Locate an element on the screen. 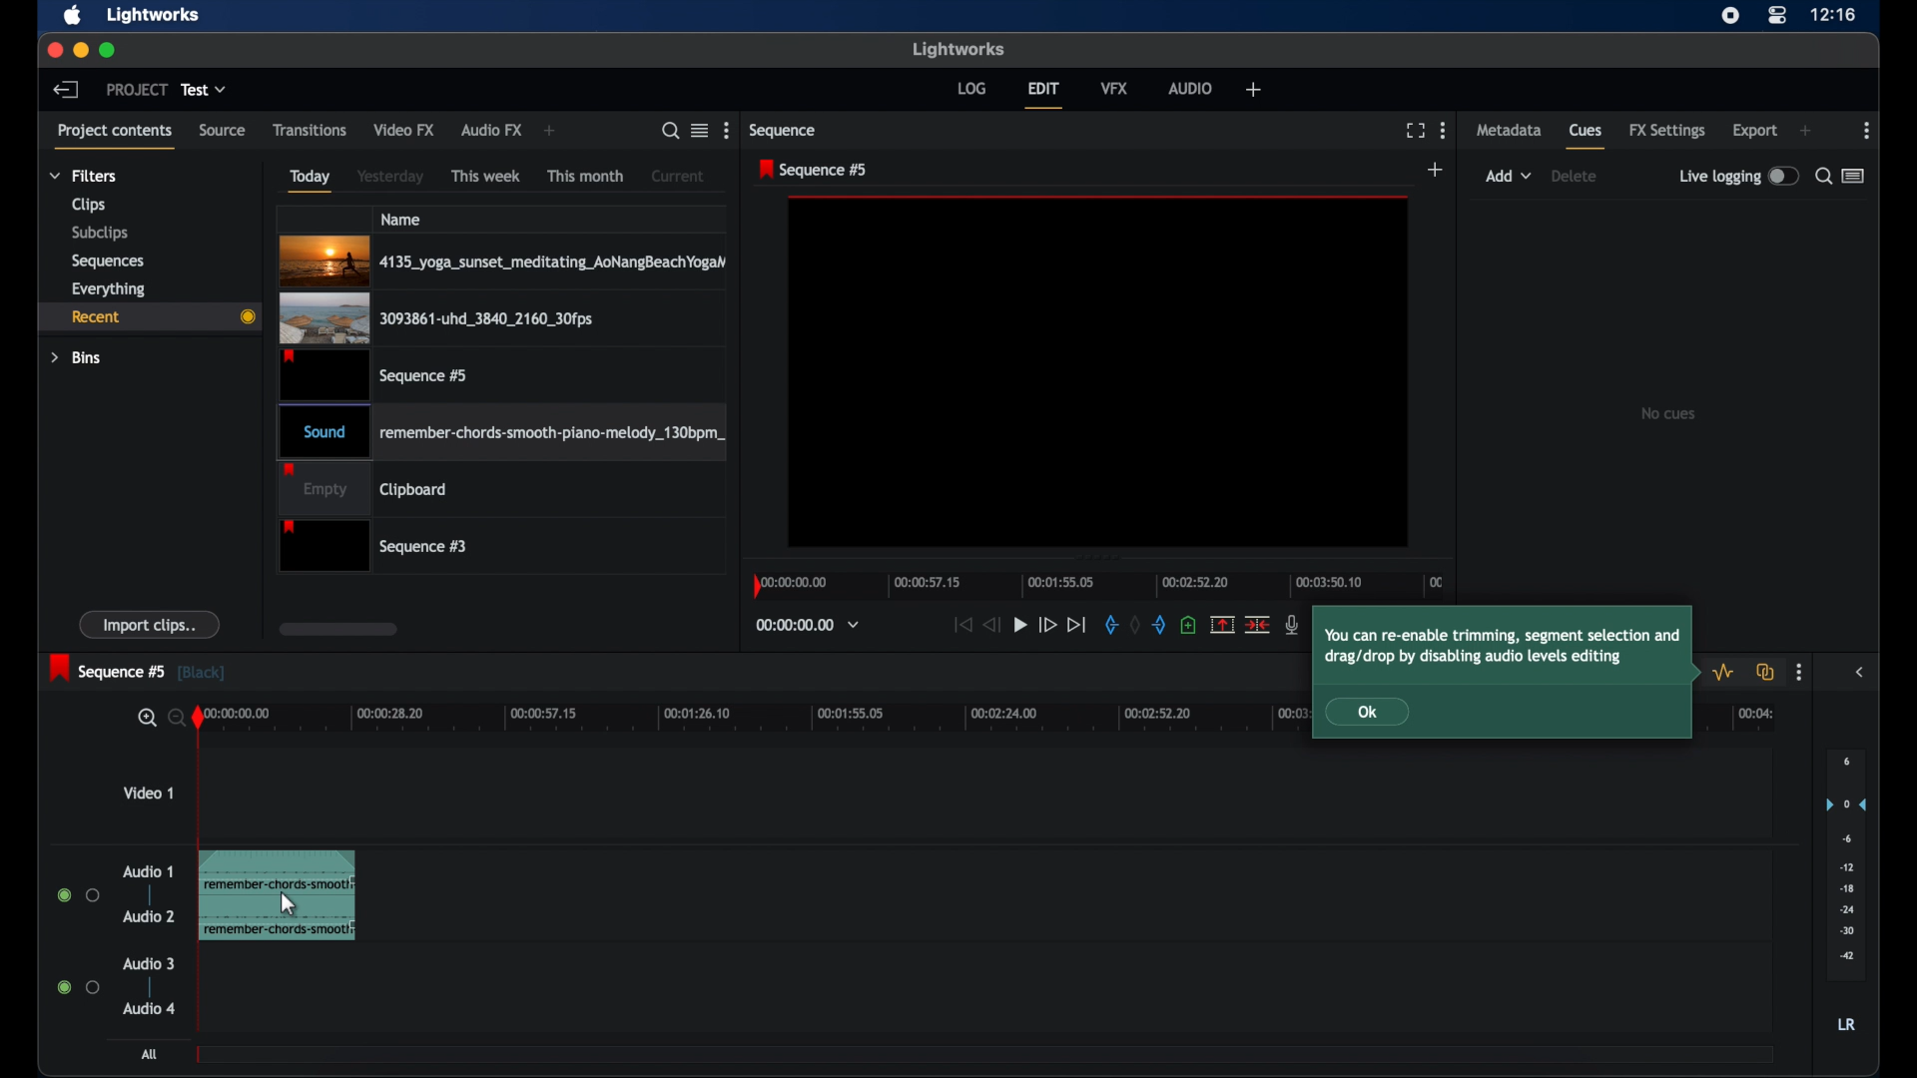 Image resolution: width=1917 pixels, height=1078 pixels.  3093861-uhd_3840_2160_30fps is located at coordinates (436, 317).